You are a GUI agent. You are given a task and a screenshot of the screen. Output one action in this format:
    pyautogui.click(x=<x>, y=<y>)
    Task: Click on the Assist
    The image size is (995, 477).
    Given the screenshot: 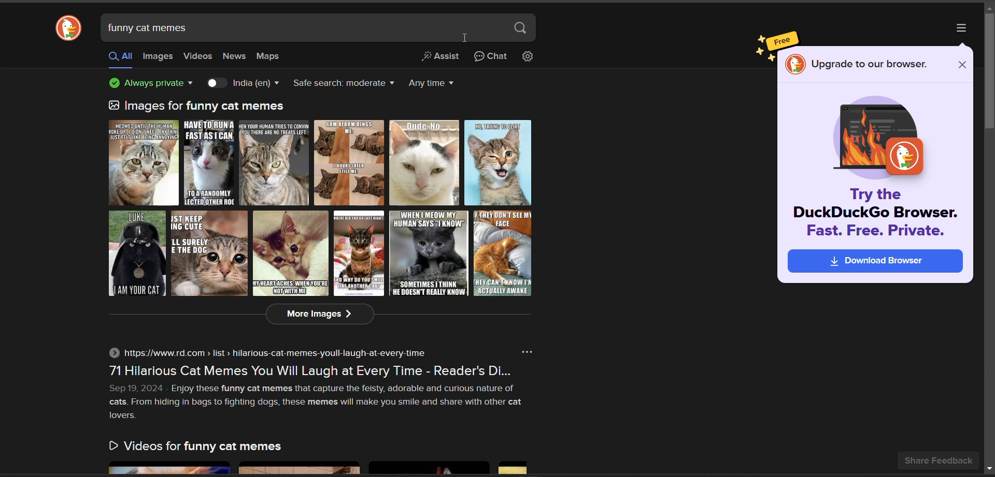 What is the action you would take?
    pyautogui.click(x=440, y=57)
    